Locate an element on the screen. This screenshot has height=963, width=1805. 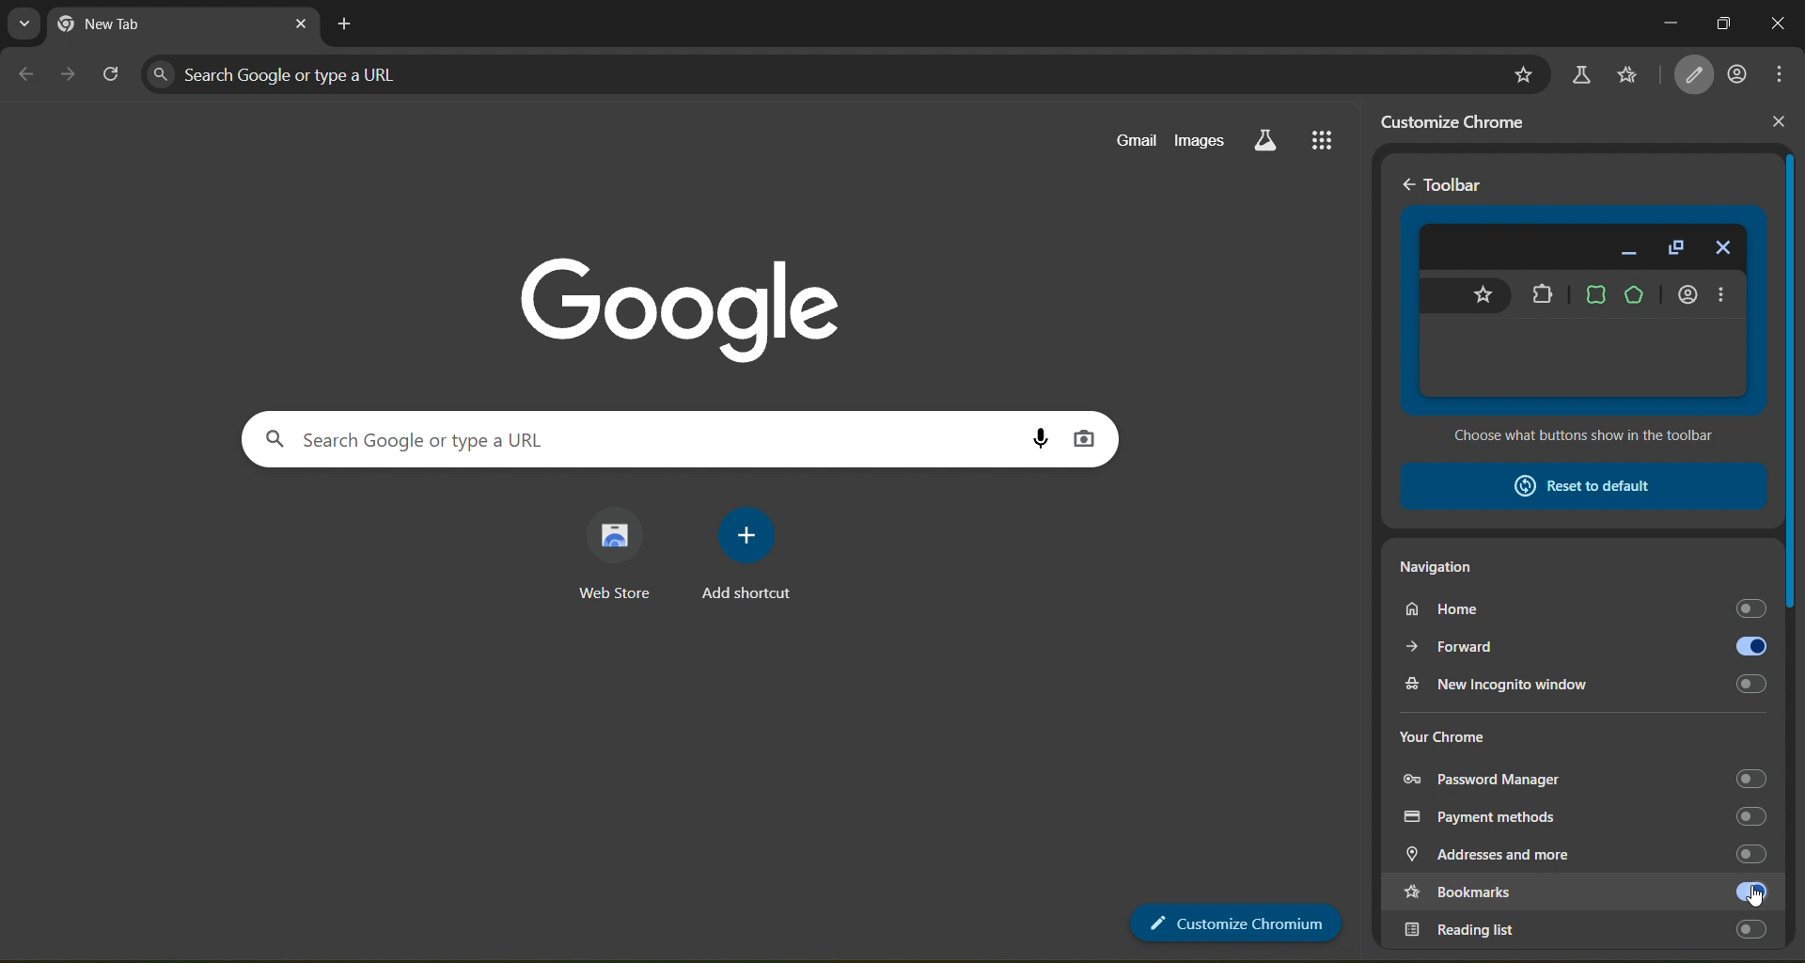
minimize is located at coordinates (1662, 22).